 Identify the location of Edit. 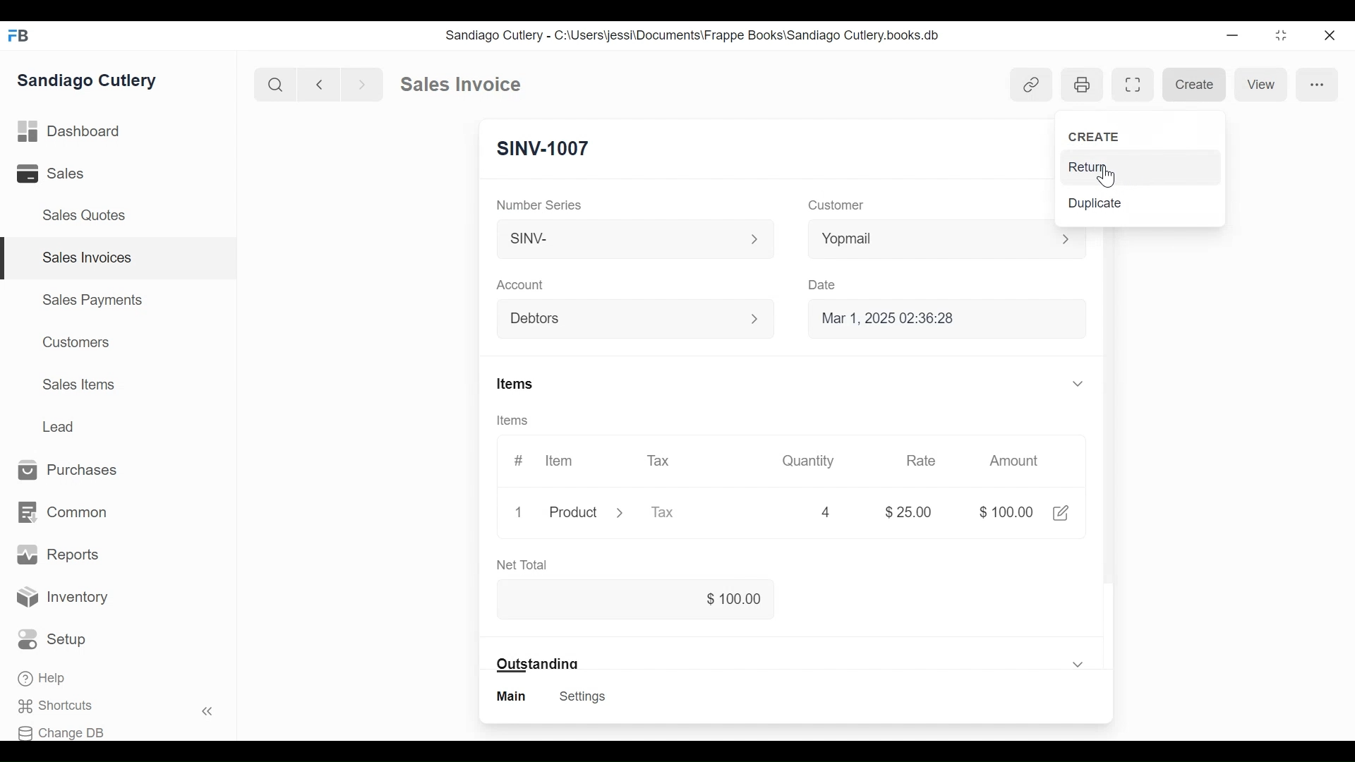
(1061, 513).